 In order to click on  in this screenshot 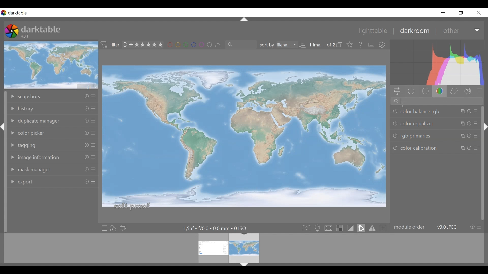, I will do `click(93, 133)`.